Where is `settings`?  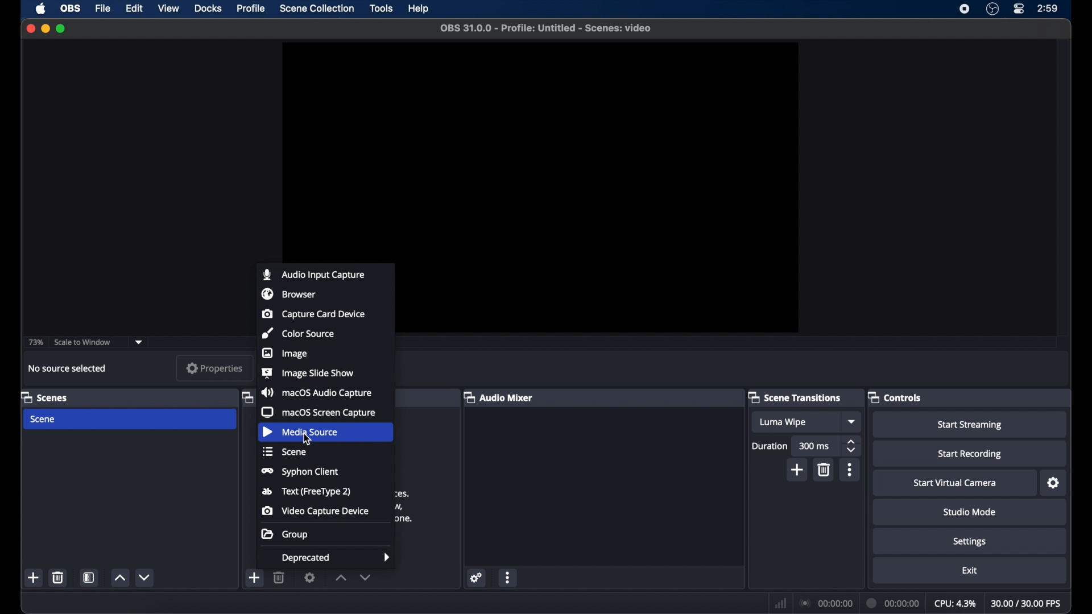 settings is located at coordinates (309, 577).